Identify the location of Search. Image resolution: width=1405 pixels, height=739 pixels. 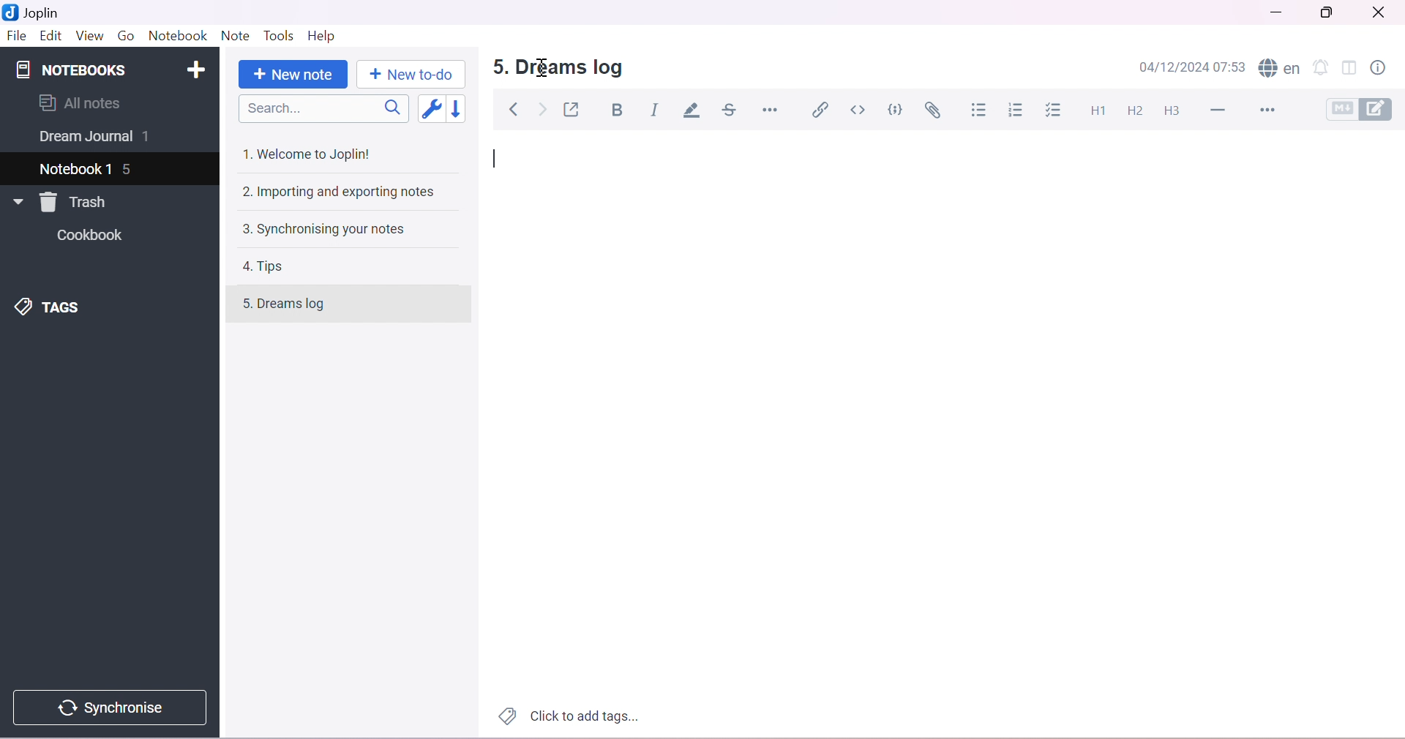
(328, 109).